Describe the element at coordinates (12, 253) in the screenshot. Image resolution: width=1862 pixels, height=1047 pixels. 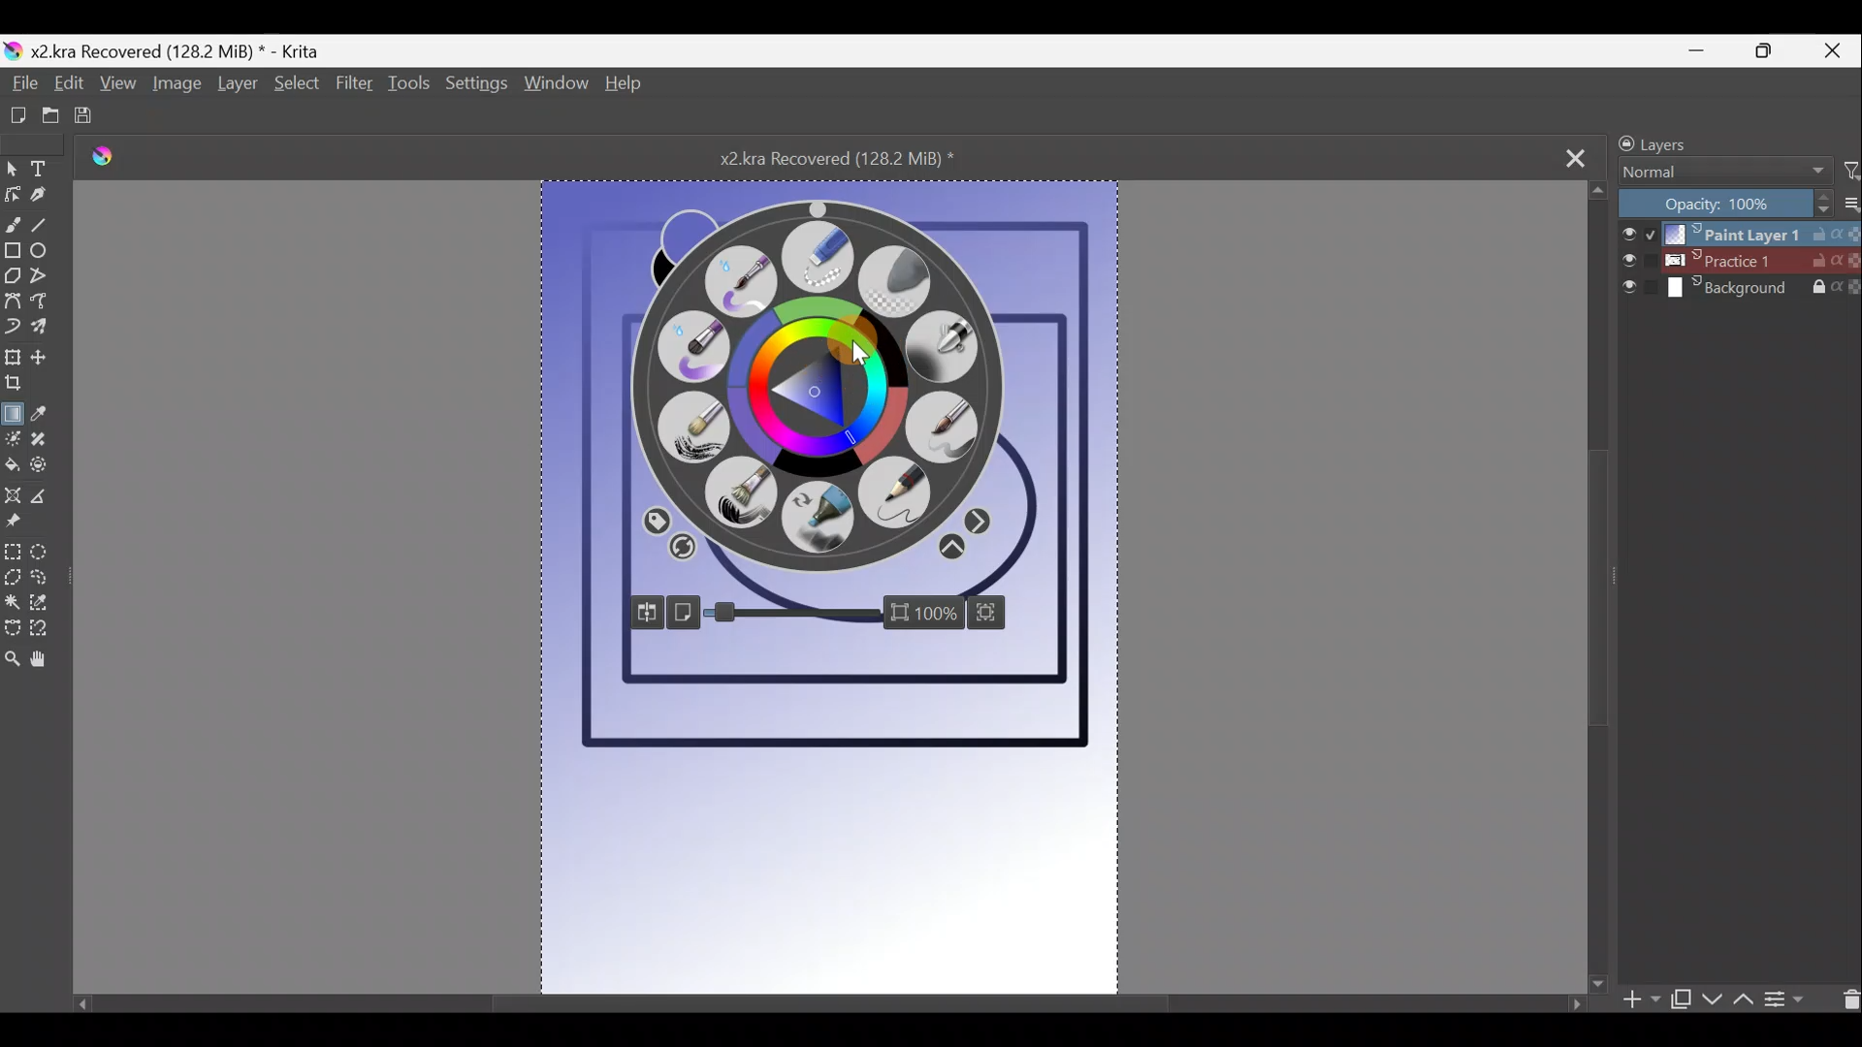
I see `Rectangle tool` at that location.